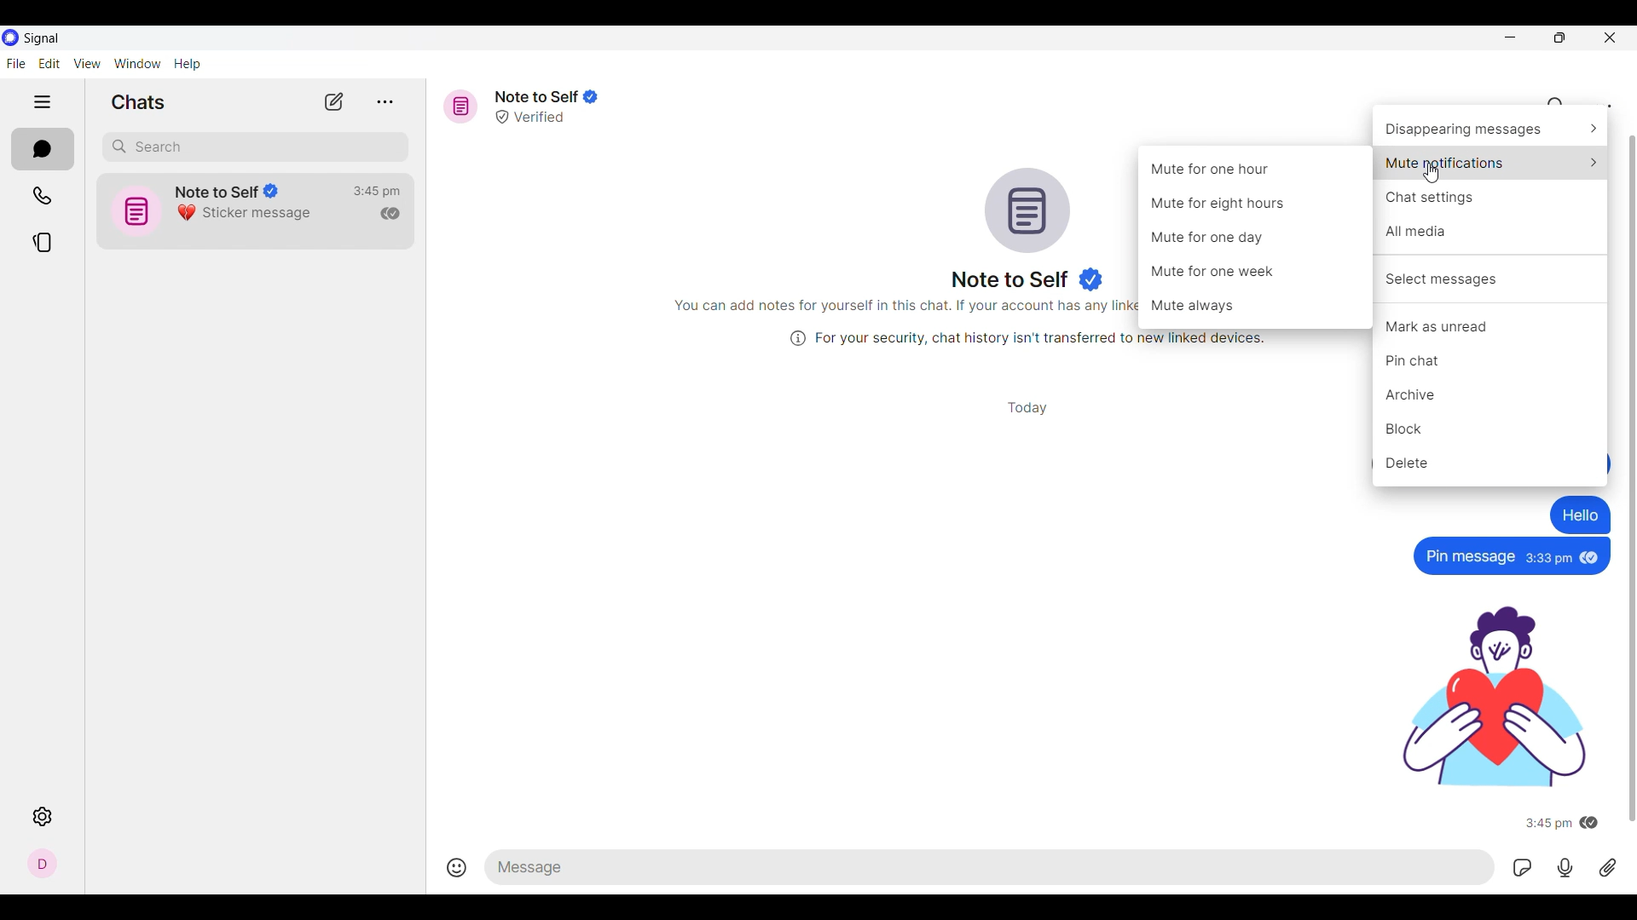 This screenshot has width=1637, height=920. I want to click on All media, so click(1491, 231).